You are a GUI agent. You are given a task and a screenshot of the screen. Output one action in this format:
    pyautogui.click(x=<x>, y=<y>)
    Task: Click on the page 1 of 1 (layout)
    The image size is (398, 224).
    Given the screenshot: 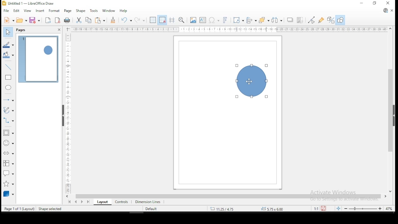 What is the action you would take?
    pyautogui.click(x=20, y=208)
    